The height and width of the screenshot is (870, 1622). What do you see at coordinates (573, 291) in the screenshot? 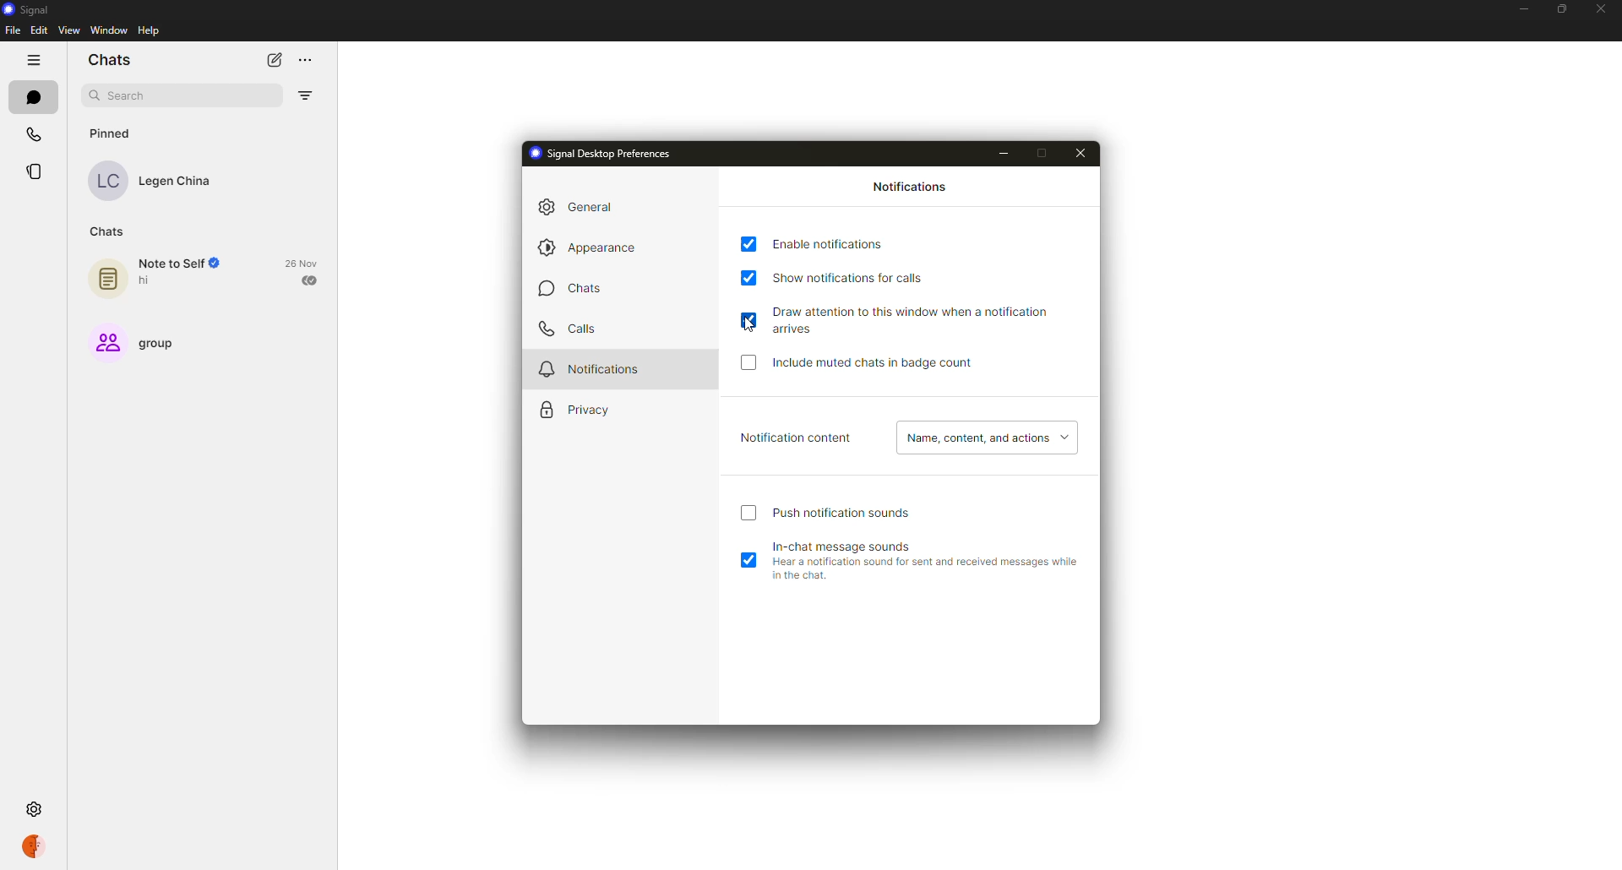
I see `chats` at bounding box center [573, 291].